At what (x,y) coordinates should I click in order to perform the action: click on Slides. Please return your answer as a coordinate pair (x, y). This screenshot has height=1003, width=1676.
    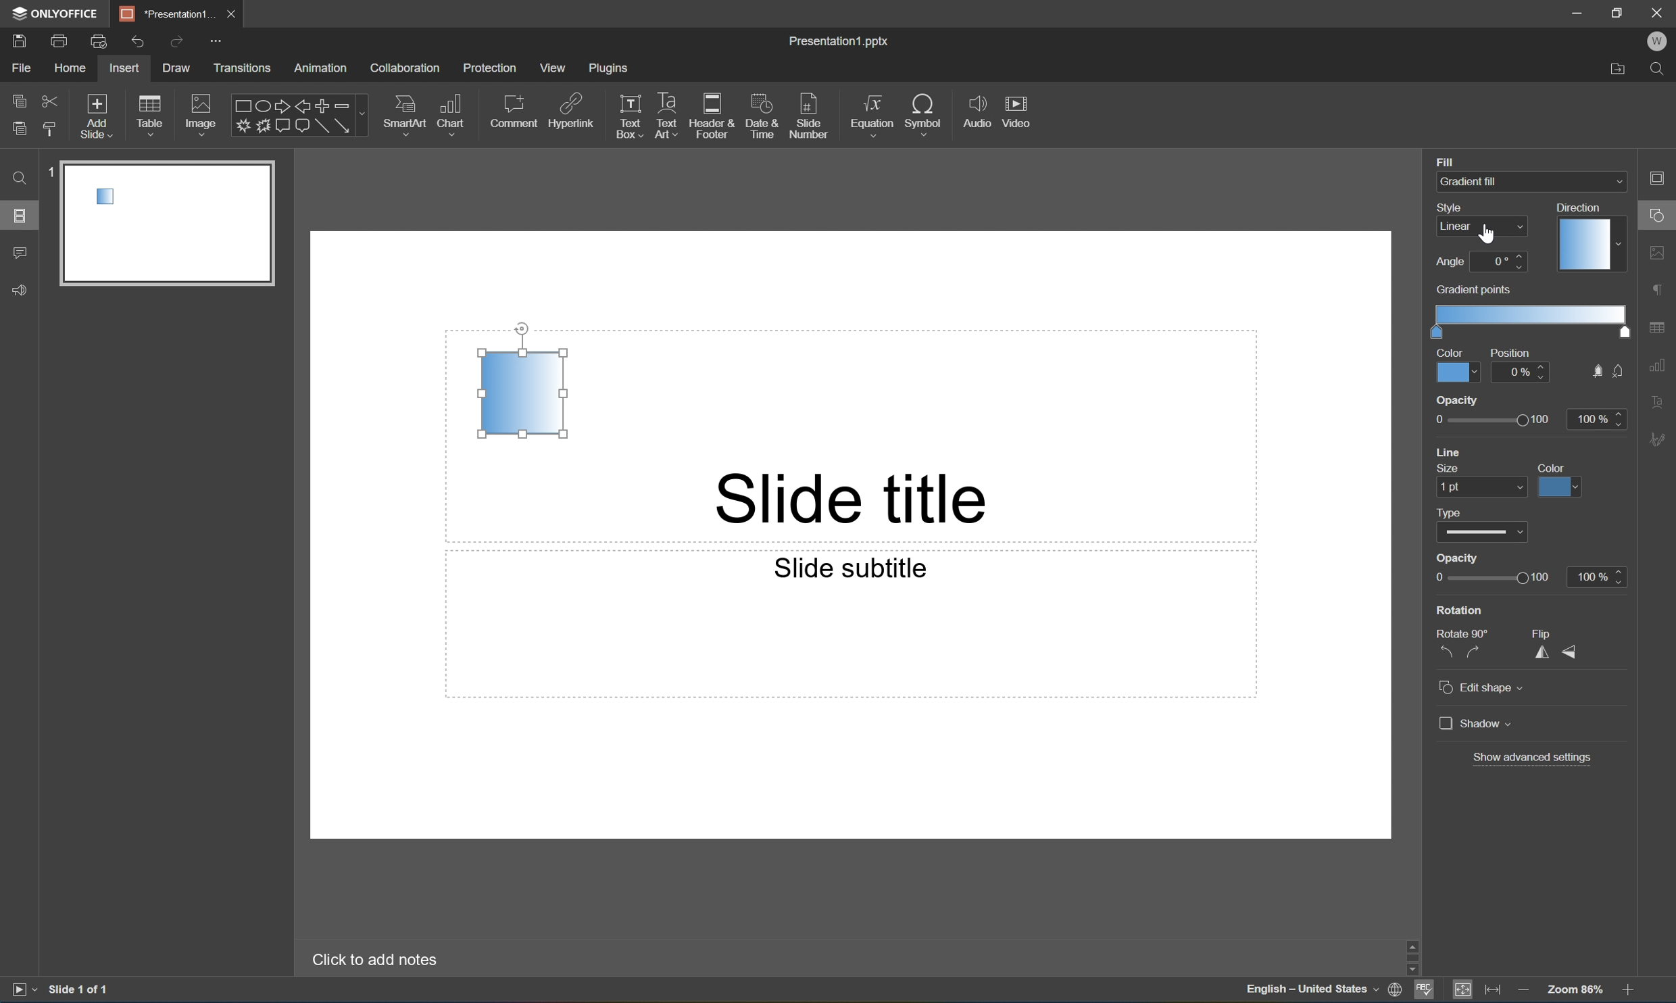
    Looking at the image, I should click on (19, 214).